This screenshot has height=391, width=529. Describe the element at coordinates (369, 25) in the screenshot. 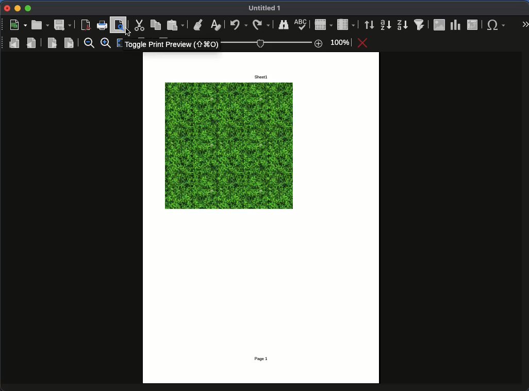

I see `sort` at that location.